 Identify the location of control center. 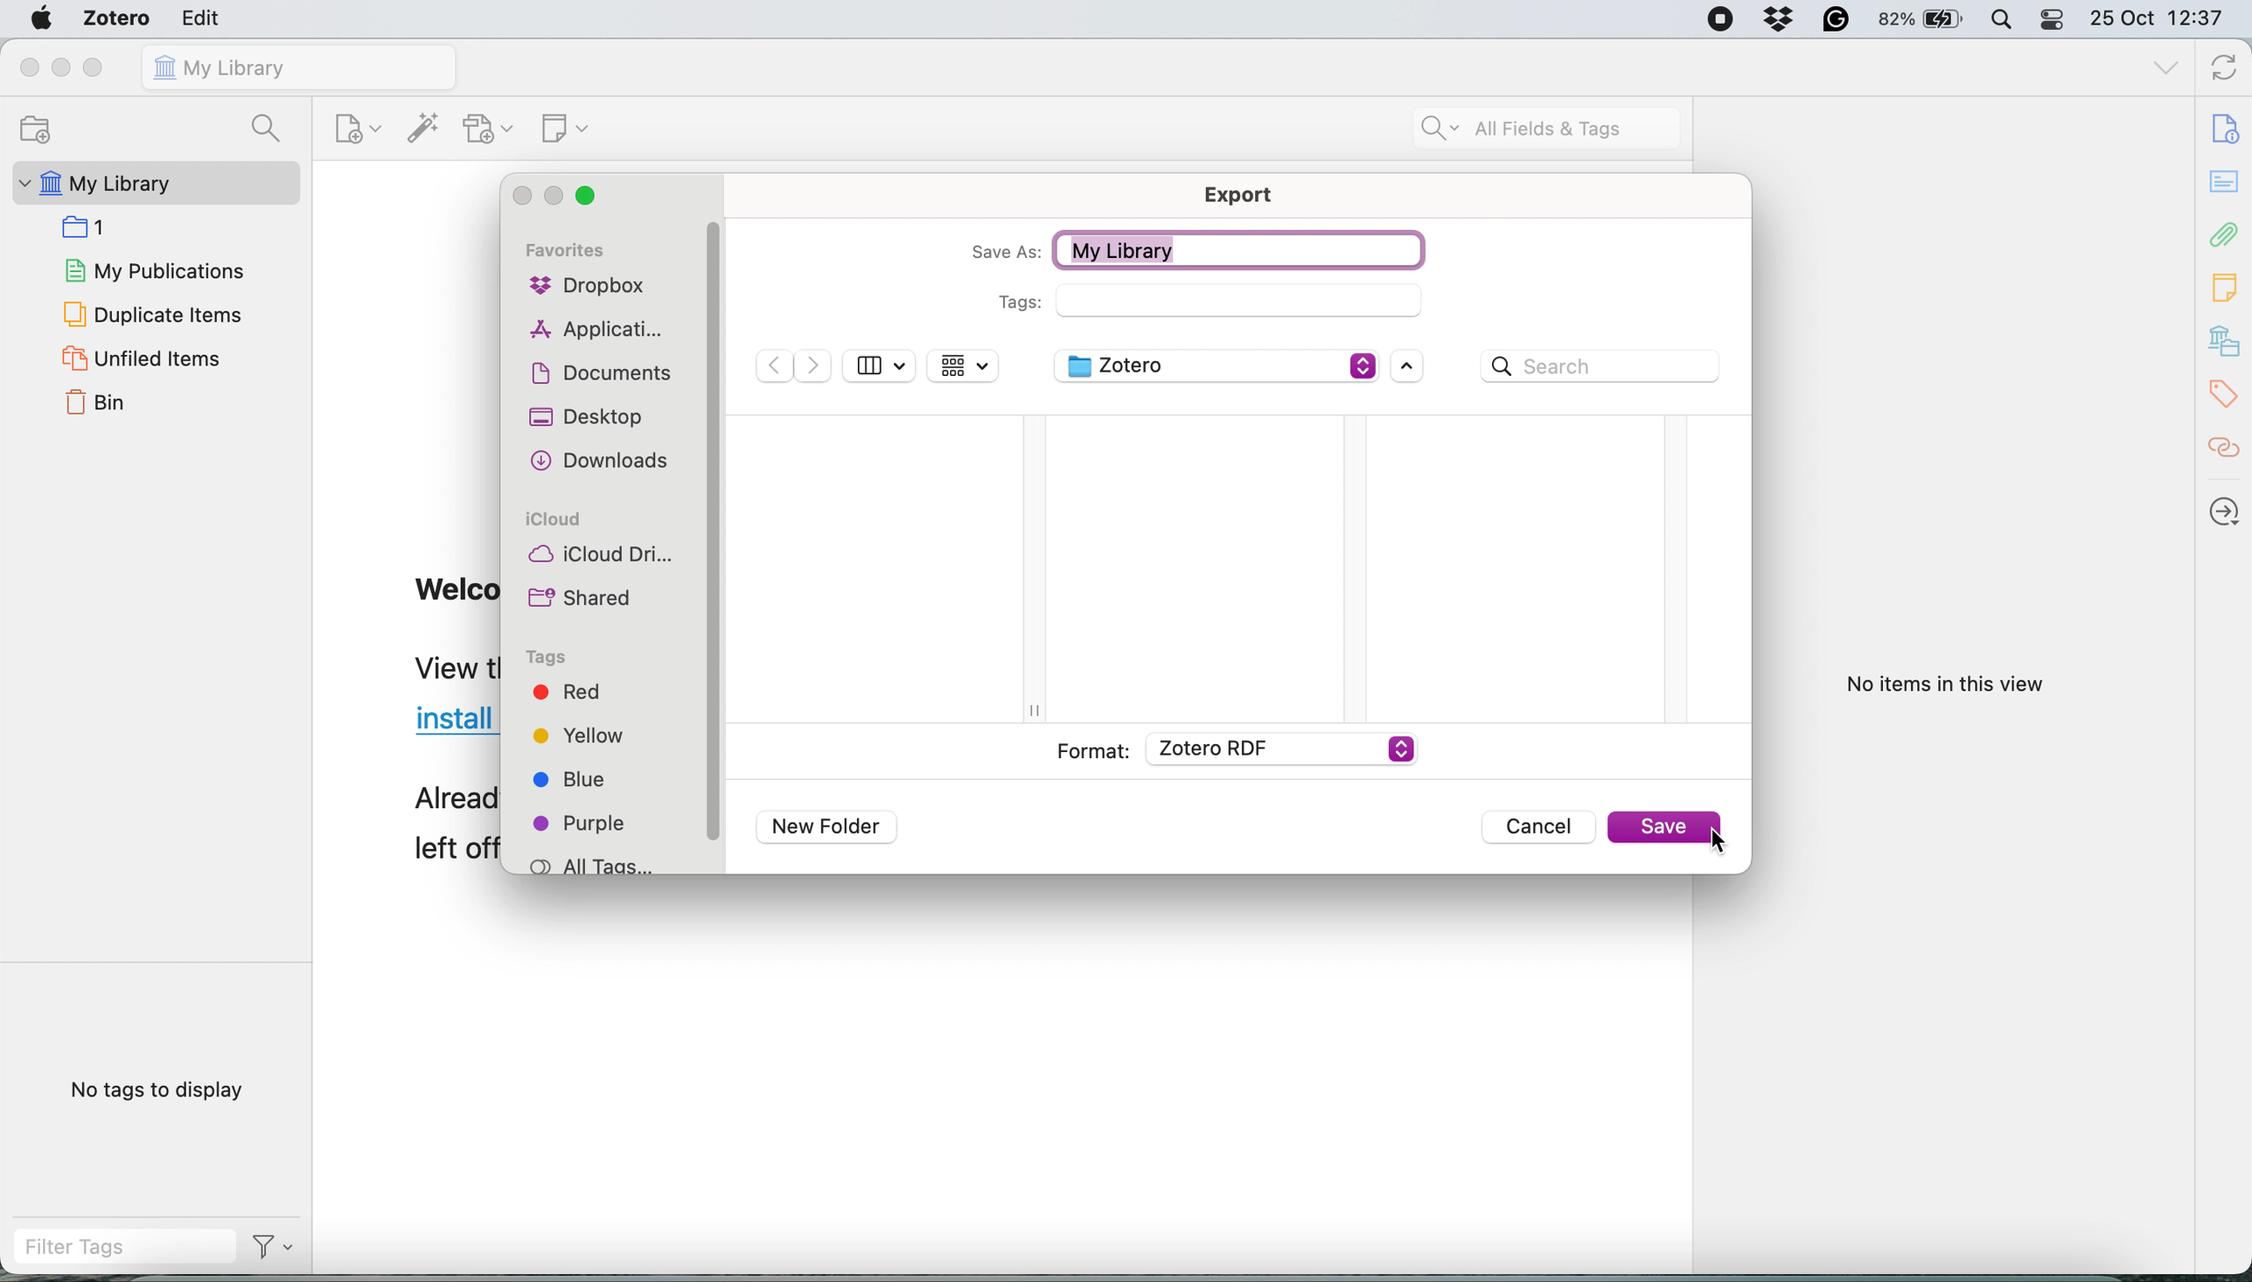
(2054, 20).